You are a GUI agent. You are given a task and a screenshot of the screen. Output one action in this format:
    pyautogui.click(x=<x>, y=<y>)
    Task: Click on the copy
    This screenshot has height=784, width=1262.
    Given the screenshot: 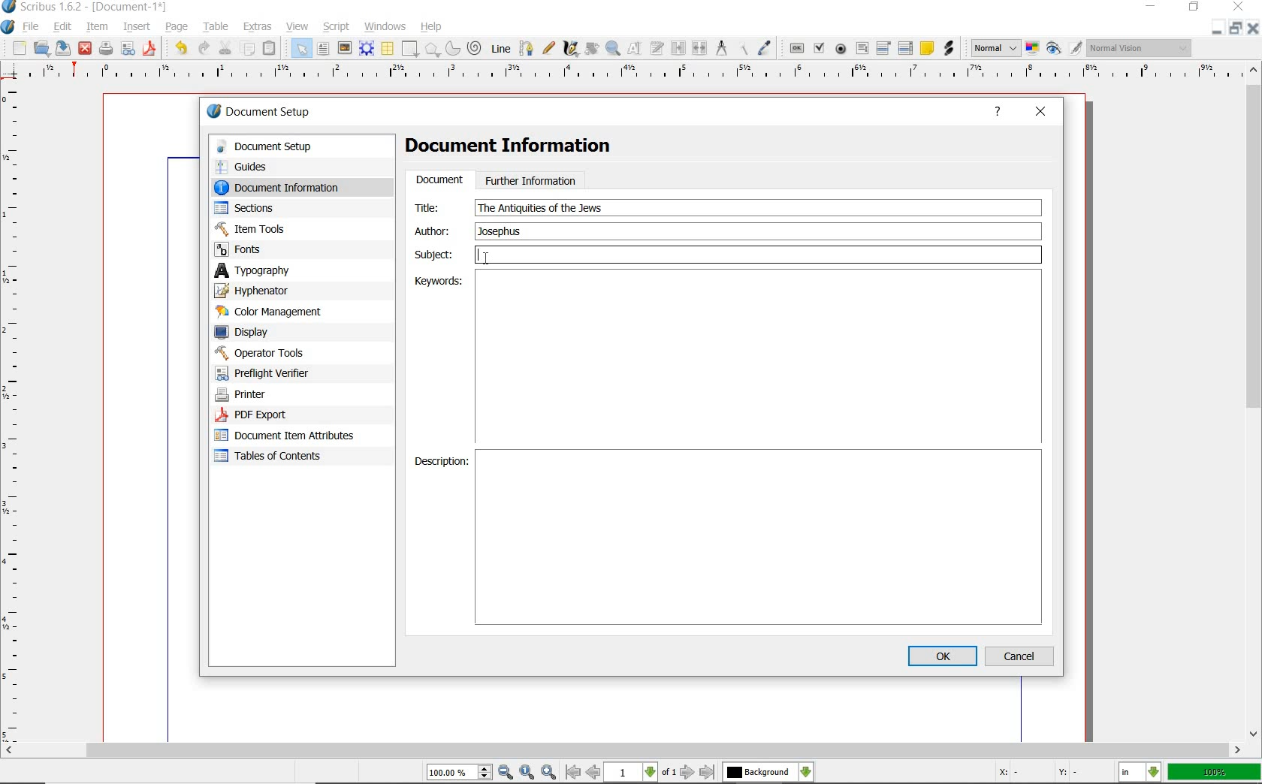 What is the action you would take?
    pyautogui.click(x=248, y=48)
    